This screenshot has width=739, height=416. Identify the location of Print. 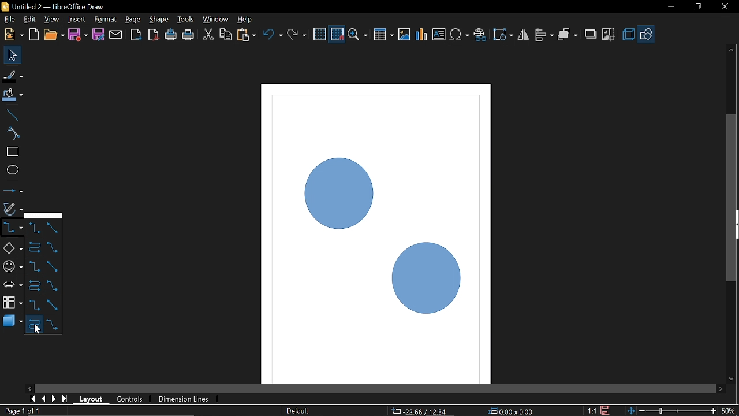
(188, 35).